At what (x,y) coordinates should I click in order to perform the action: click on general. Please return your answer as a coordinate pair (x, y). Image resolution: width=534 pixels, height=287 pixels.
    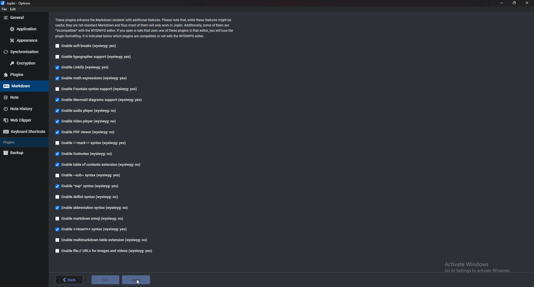
    Looking at the image, I should click on (23, 18).